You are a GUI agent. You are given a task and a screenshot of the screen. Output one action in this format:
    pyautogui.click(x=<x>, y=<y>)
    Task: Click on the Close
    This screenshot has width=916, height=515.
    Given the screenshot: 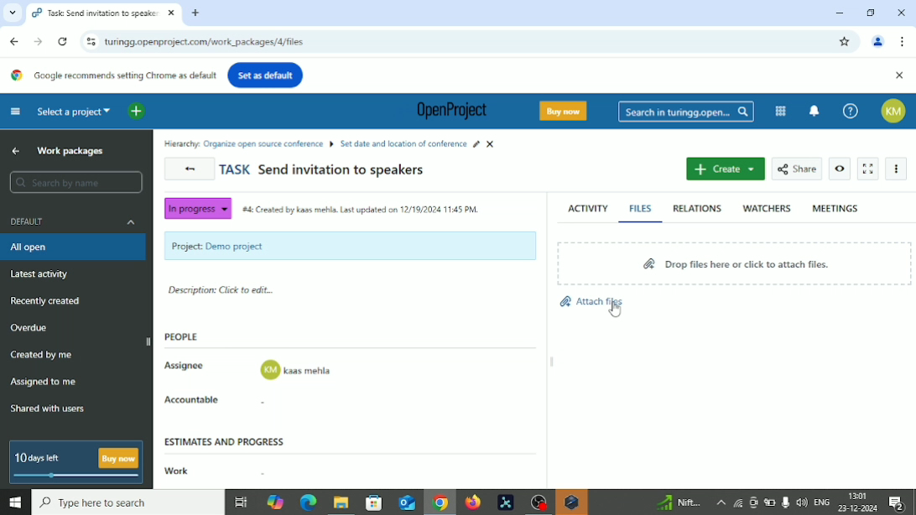 What is the action you would take?
    pyautogui.click(x=899, y=76)
    